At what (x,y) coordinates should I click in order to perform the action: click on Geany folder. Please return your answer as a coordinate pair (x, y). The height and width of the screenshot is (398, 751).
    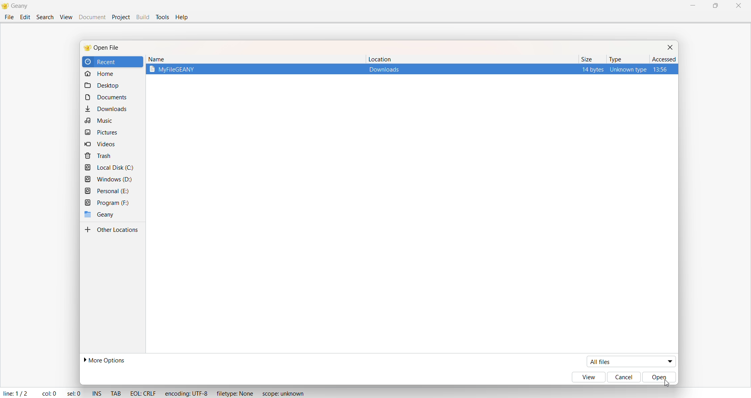
    Looking at the image, I should click on (97, 215).